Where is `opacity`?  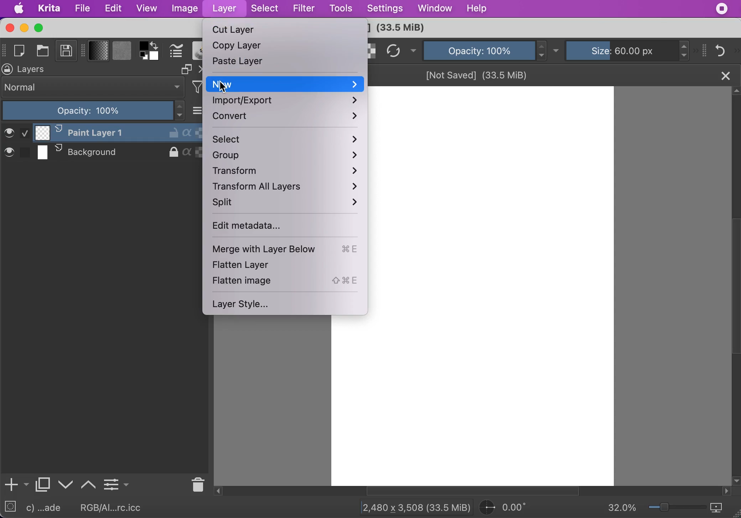 opacity is located at coordinates (478, 50).